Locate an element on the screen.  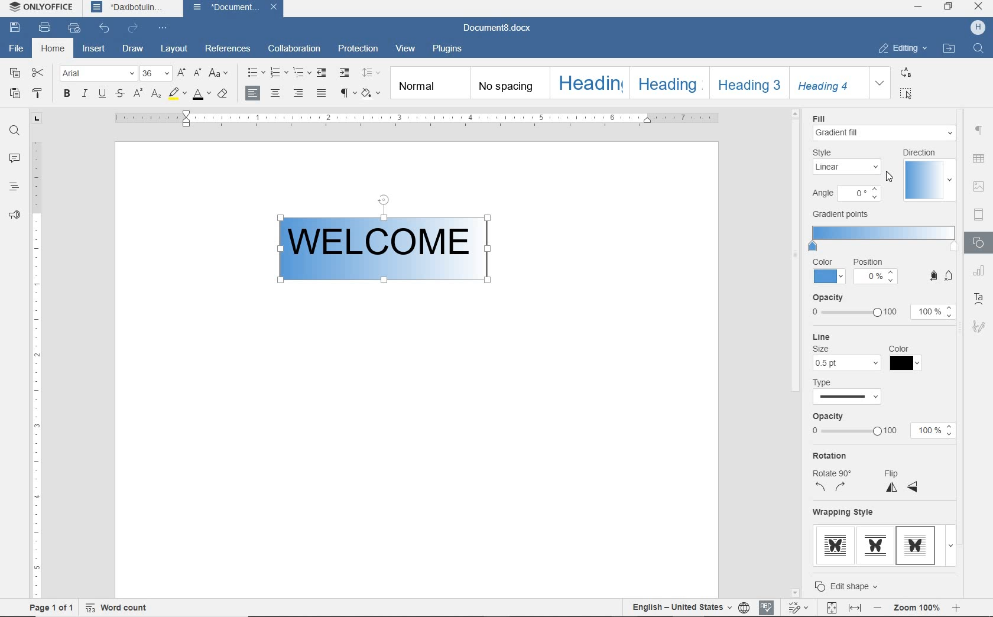
FONT COLOR is located at coordinates (200, 95).